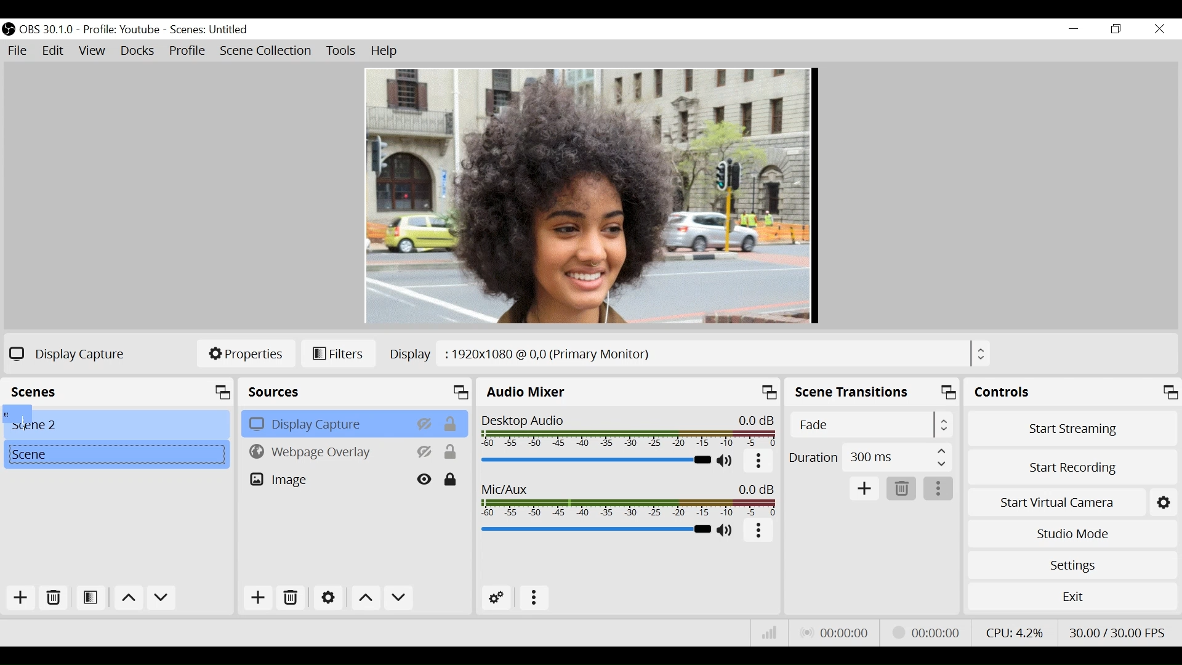 The image size is (1182, 665). Describe the element at coordinates (1071, 565) in the screenshot. I see `Settings` at that location.